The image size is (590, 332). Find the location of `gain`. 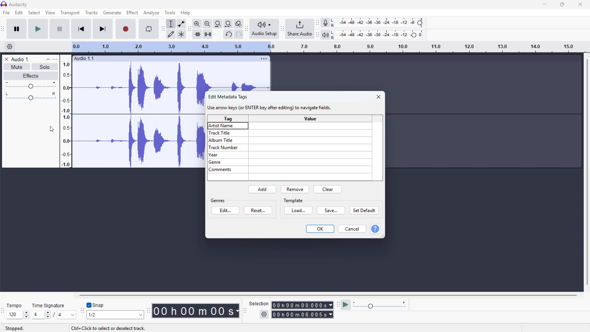

gain is located at coordinates (30, 85).